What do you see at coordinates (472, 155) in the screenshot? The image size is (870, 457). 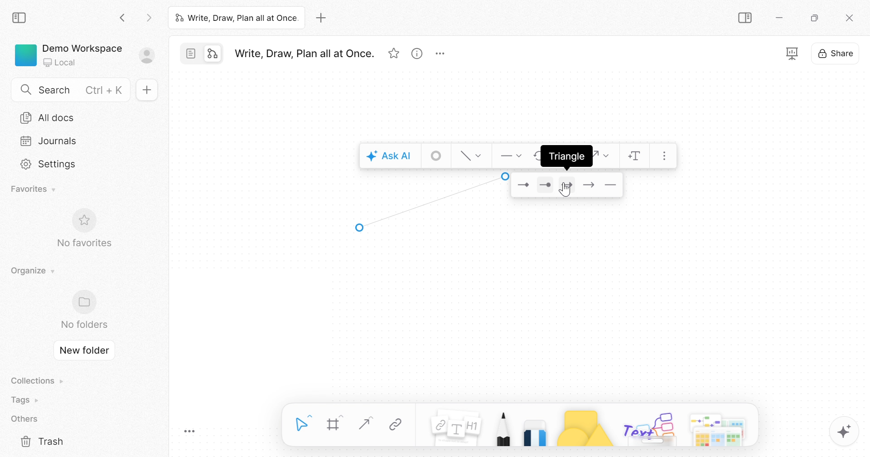 I see `Style` at bounding box center [472, 155].